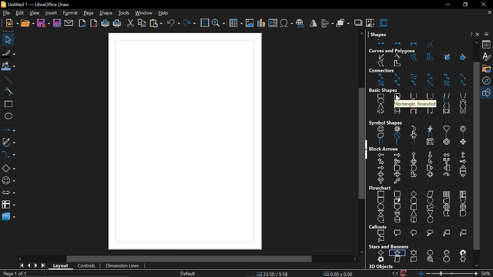 This screenshot has height=277, width=493. What do you see at coordinates (62, 267) in the screenshot?
I see `layout` at bounding box center [62, 267].